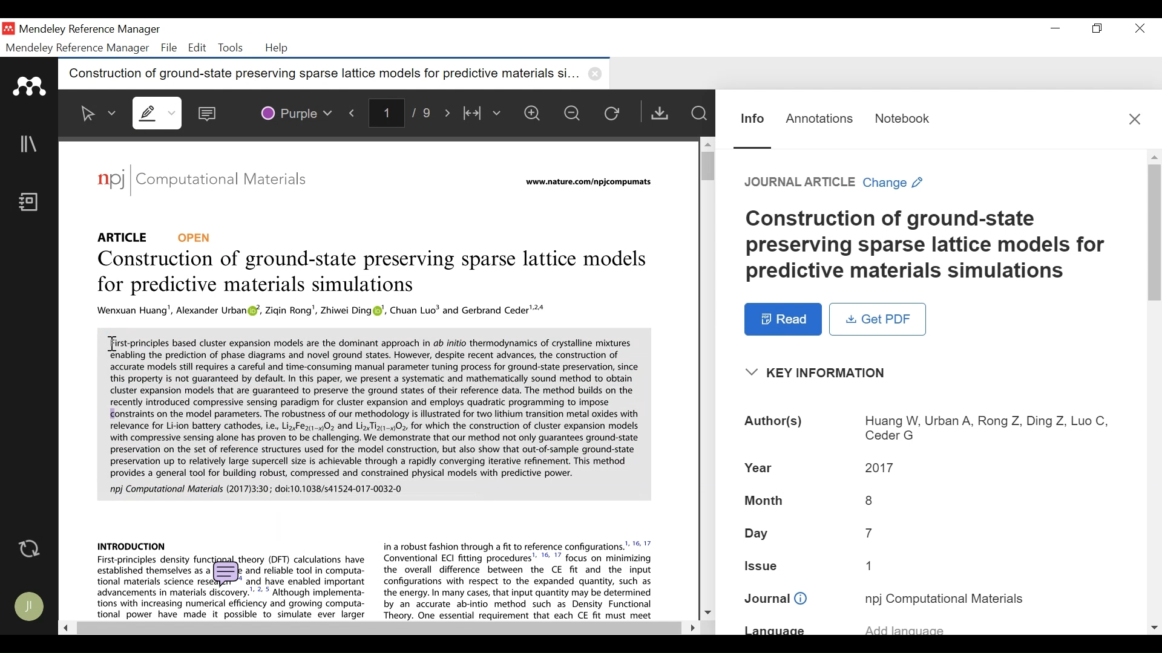 This screenshot has height=653, width=1162. Describe the element at coordinates (111, 179) in the screenshot. I see `logo` at that location.